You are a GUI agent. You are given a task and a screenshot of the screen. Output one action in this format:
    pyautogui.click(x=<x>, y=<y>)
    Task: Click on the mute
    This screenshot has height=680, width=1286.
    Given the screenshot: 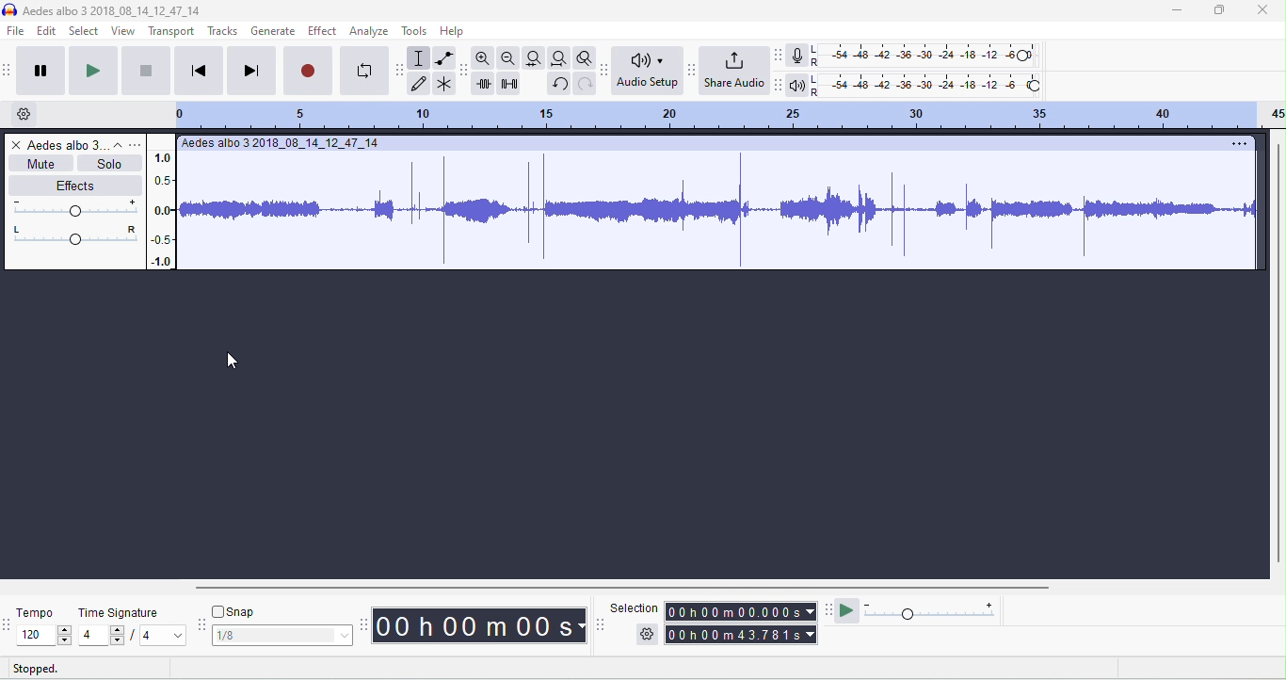 What is the action you would take?
    pyautogui.click(x=38, y=165)
    